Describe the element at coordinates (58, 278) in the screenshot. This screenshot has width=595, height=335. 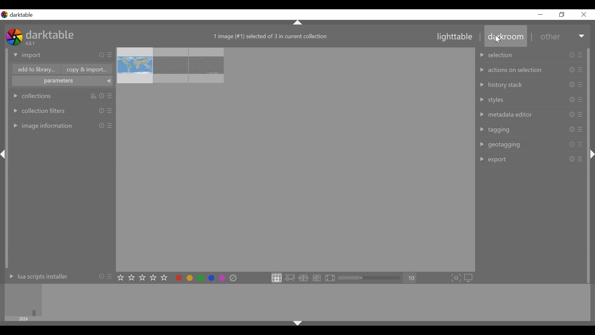
I see `lua scripts installer` at that location.